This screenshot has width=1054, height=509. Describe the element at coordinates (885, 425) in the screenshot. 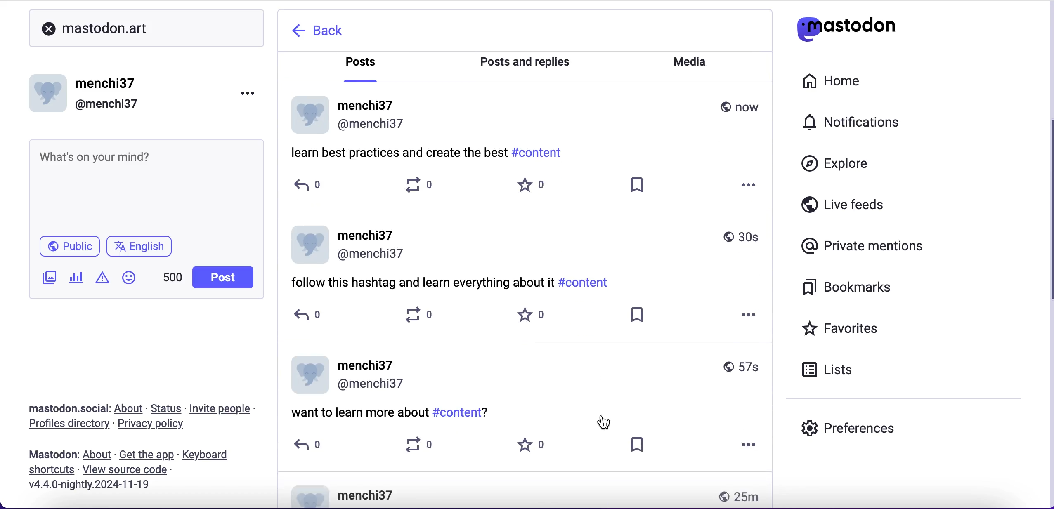

I see `preferences` at that location.